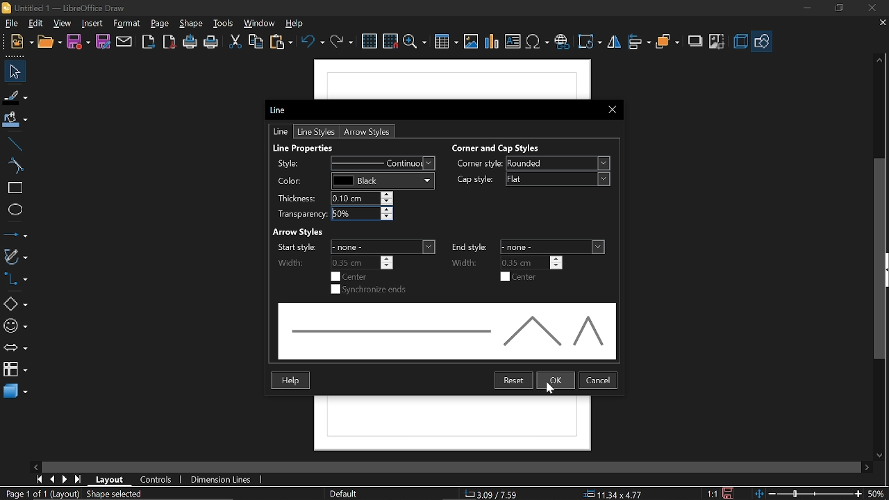  Describe the element at coordinates (513, 40) in the screenshot. I see `Insert text` at that location.